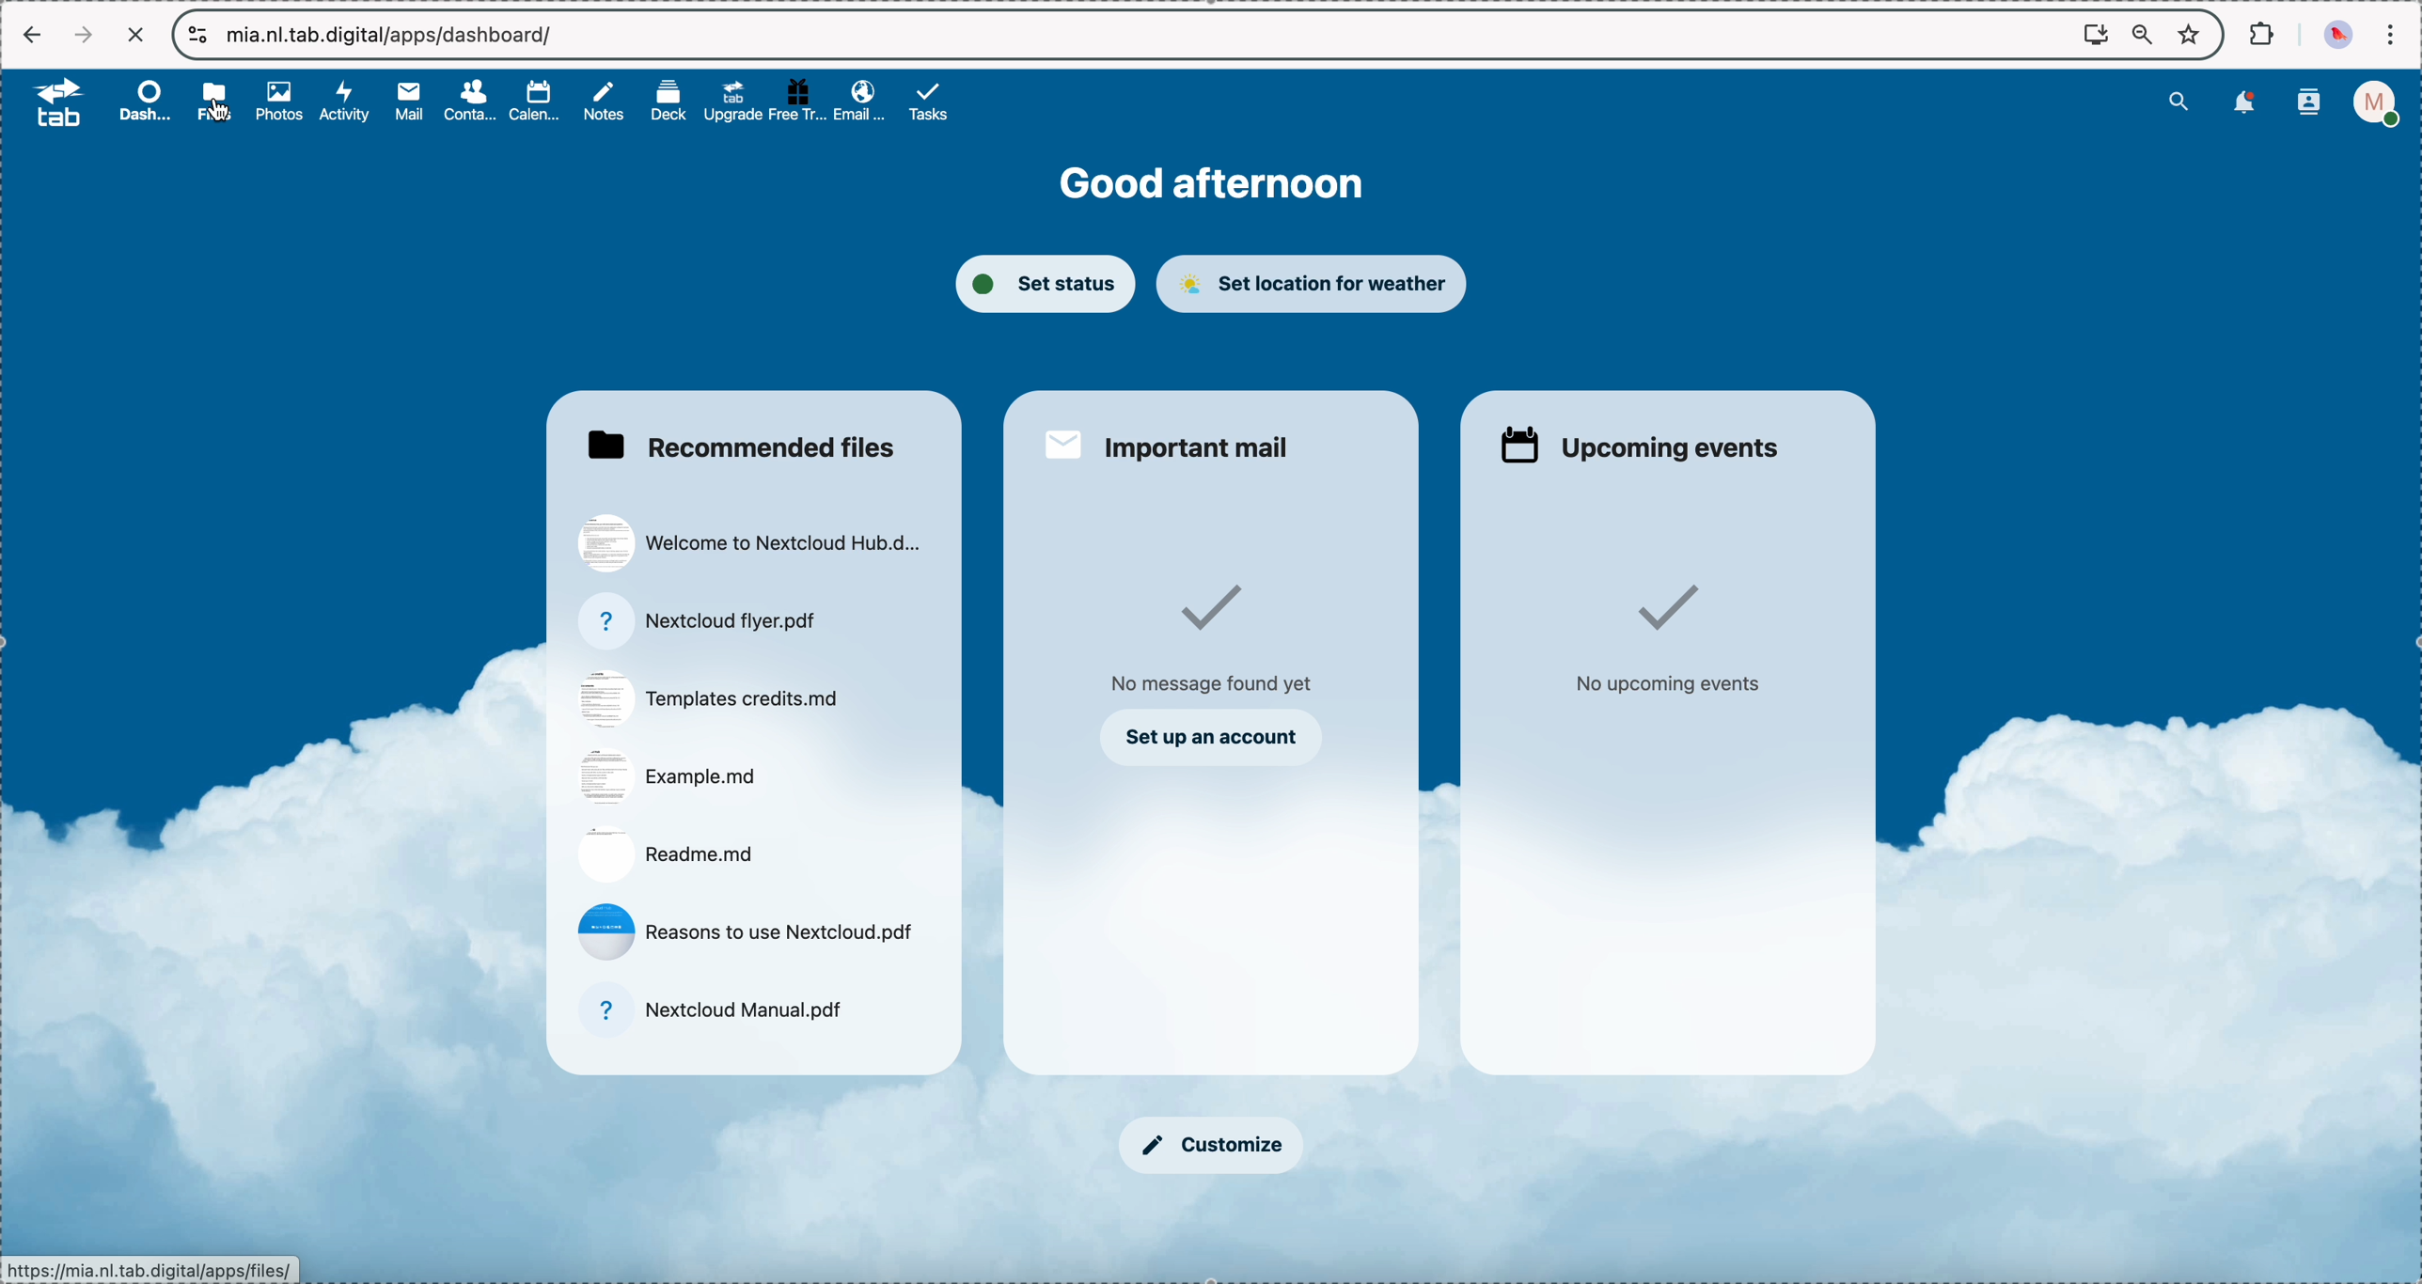  Describe the element at coordinates (2178, 100) in the screenshot. I see `search` at that location.